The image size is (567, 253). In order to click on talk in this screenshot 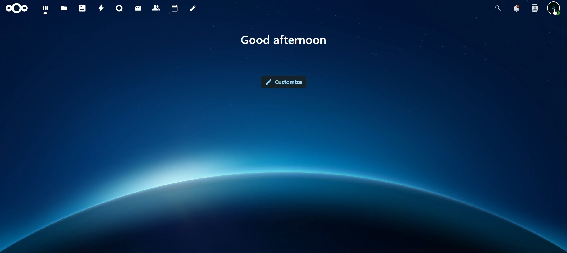, I will do `click(120, 8)`.